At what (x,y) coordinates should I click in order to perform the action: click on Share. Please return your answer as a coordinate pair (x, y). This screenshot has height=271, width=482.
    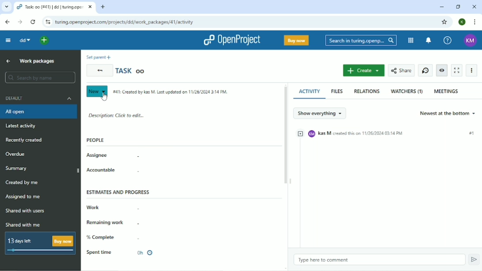
    Looking at the image, I should click on (401, 71).